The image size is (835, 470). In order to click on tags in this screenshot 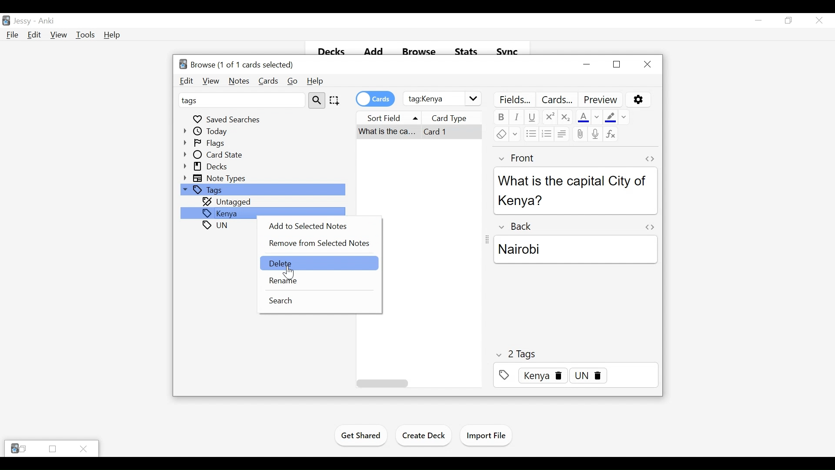, I will do `click(241, 100)`.